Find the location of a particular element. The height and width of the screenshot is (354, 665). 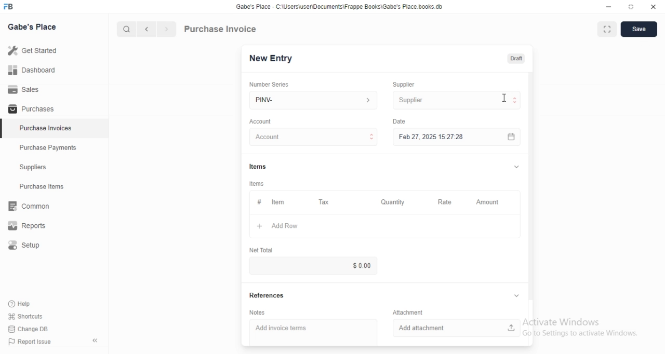

Report Issue is located at coordinates (30, 342).